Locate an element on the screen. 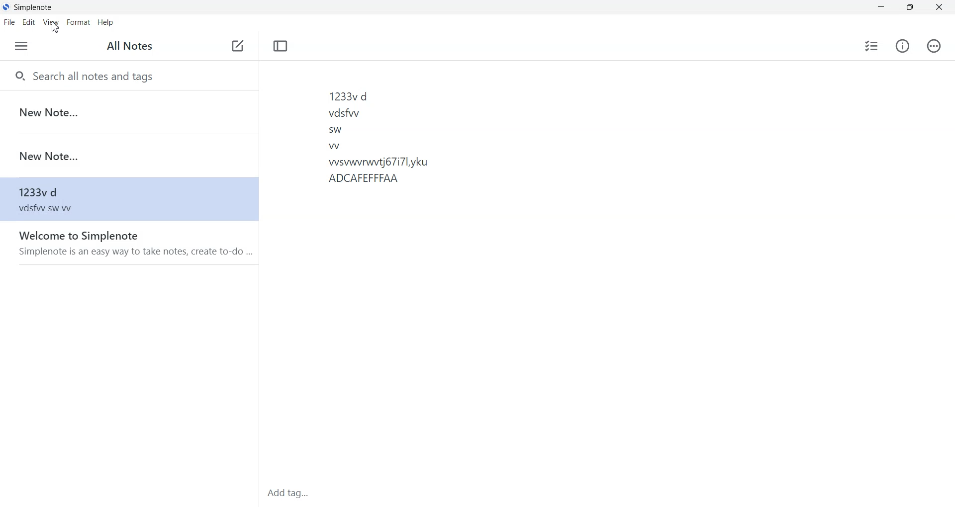 Image resolution: width=955 pixels, height=507 pixels. Minimize is located at coordinates (881, 7).